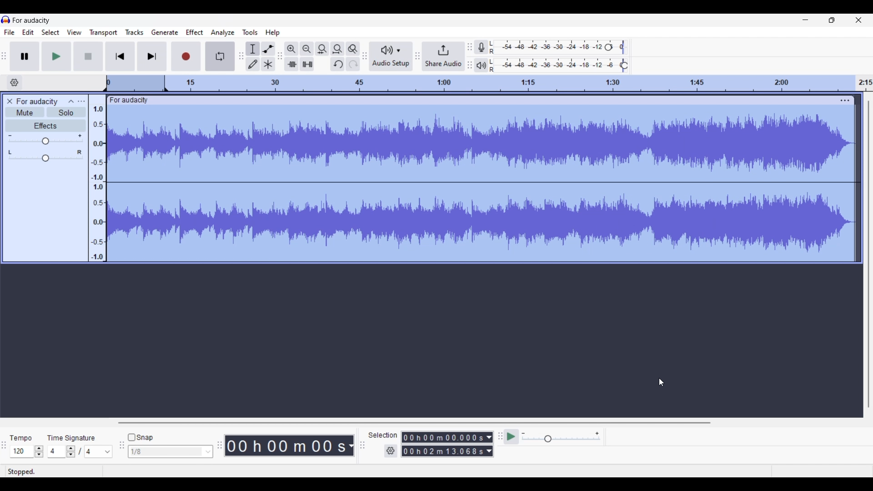  What do you see at coordinates (25, 112) in the screenshot?
I see `Mute` at bounding box center [25, 112].